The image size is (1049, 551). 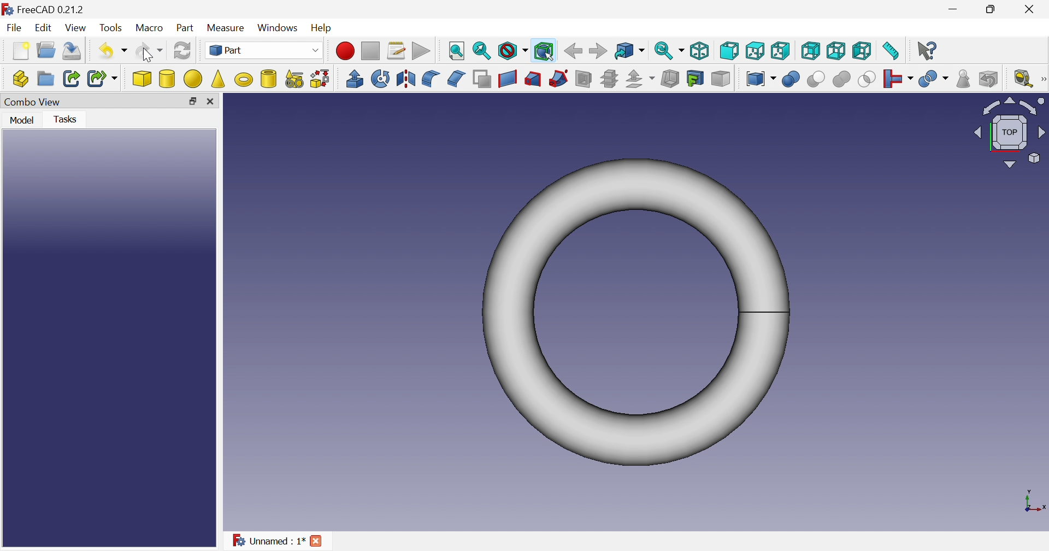 What do you see at coordinates (35, 101) in the screenshot?
I see `Combo View` at bounding box center [35, 101].